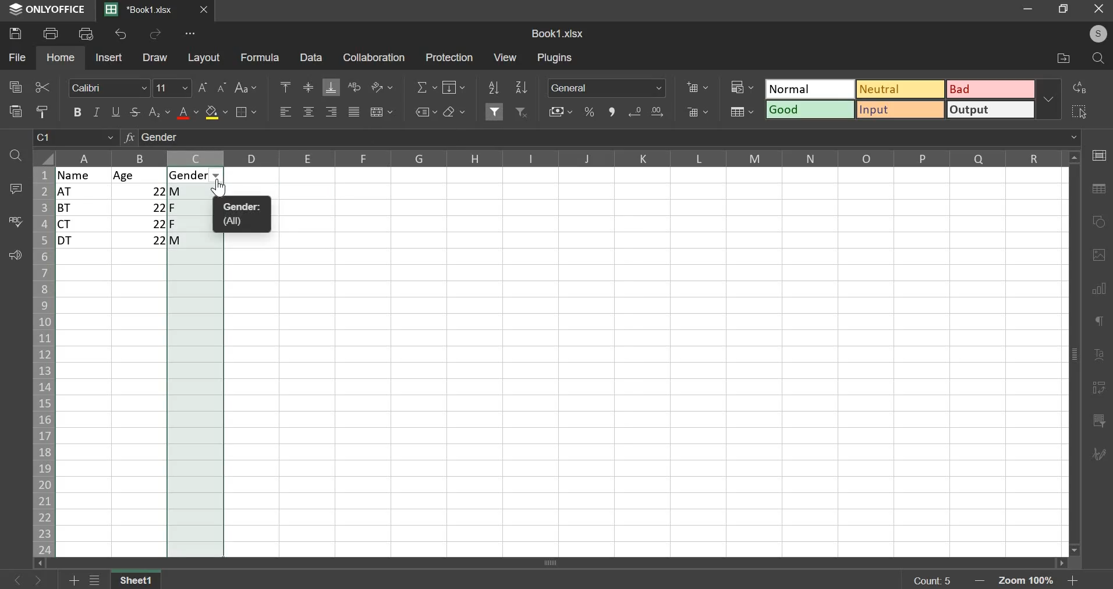  What do you see at coordinates (204, 10) in the screenshot?
I see `closes` at bounding box center [204, 10].